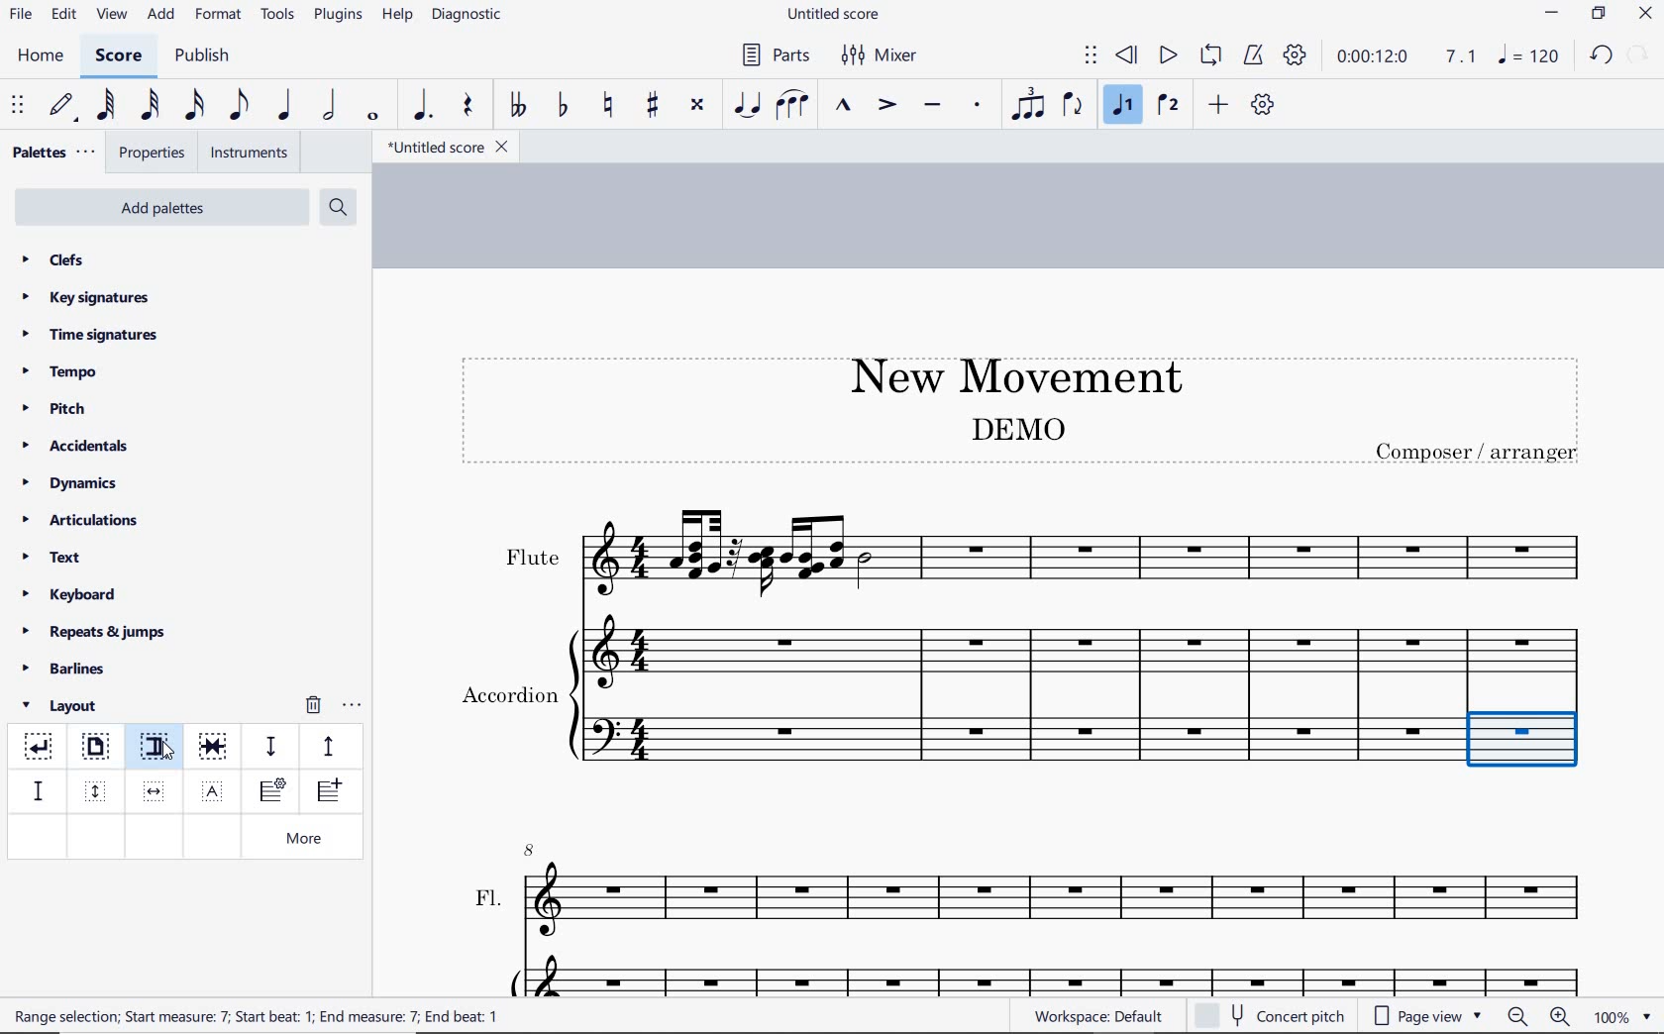 Image resolution: width=1664 pixels, height=1034 pixels. I want to click on palettes, so click(52, 154).